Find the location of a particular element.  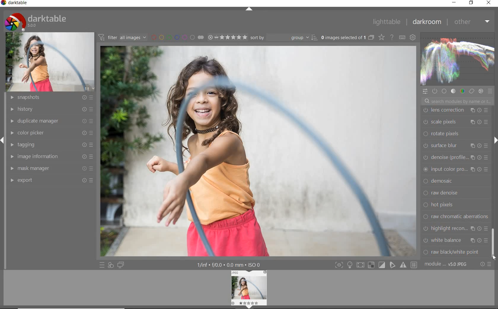

define keyboard shortcut is located at coordinates (402, 37).